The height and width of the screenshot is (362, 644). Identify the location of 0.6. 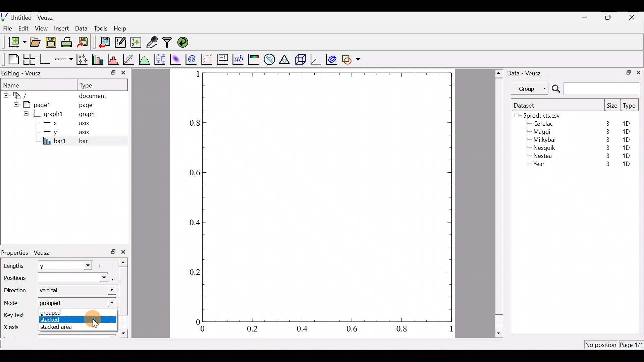
(355, 330).